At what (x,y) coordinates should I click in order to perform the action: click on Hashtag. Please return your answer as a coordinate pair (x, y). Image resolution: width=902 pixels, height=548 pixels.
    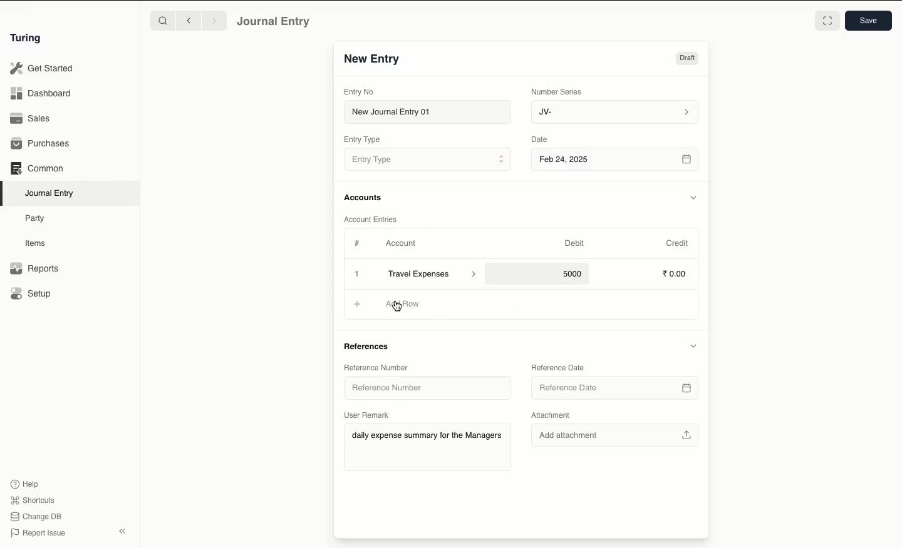
    Looking at the image, I should click on (358, 243).